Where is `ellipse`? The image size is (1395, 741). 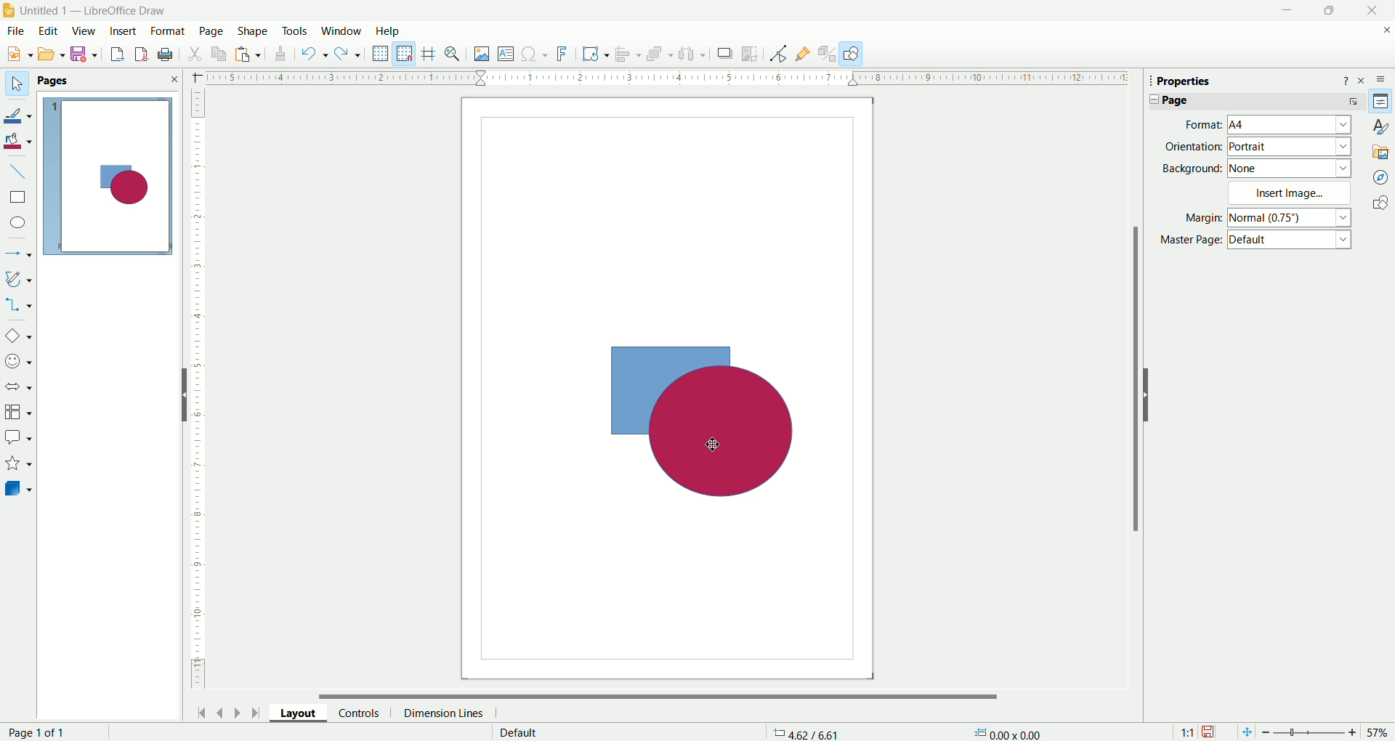 ellipse is located at coordinates (17, 223).